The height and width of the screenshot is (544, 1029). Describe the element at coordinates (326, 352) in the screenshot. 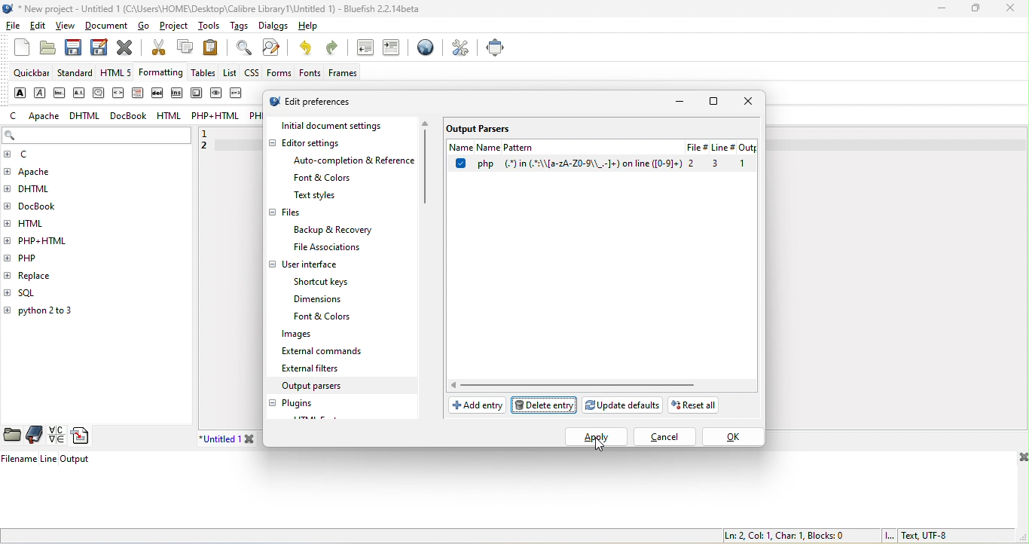

I see `external commands` at that location.